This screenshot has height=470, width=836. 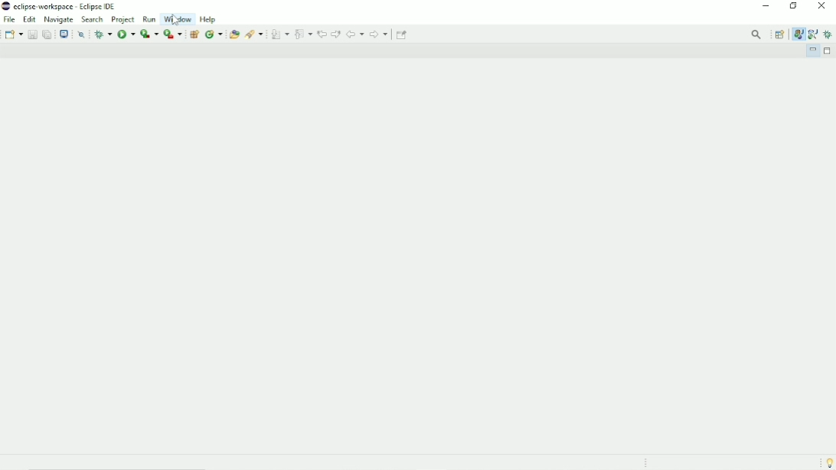 I want to click on Open Type, so click(x=233, y=34).